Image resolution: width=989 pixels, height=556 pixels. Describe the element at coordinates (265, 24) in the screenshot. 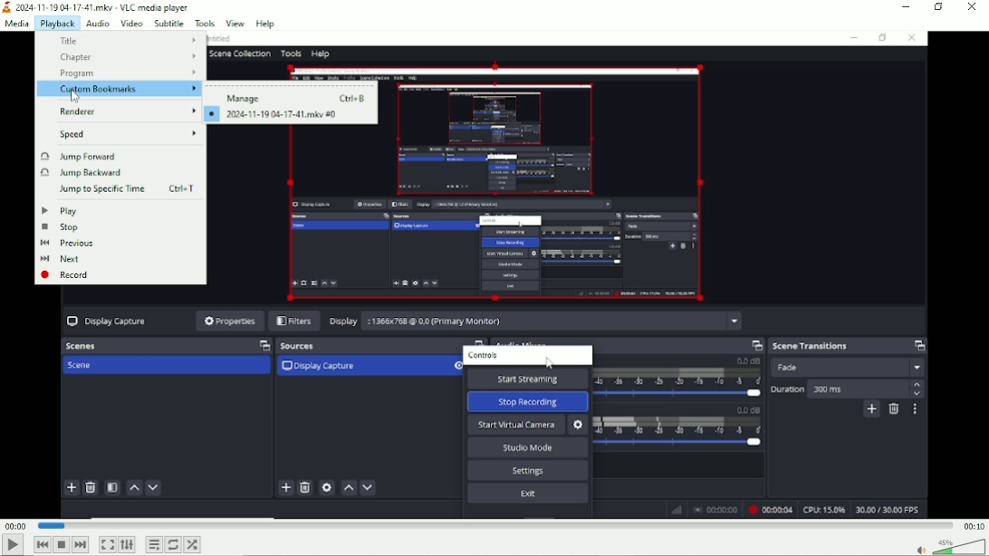

I see `Help` at that location.